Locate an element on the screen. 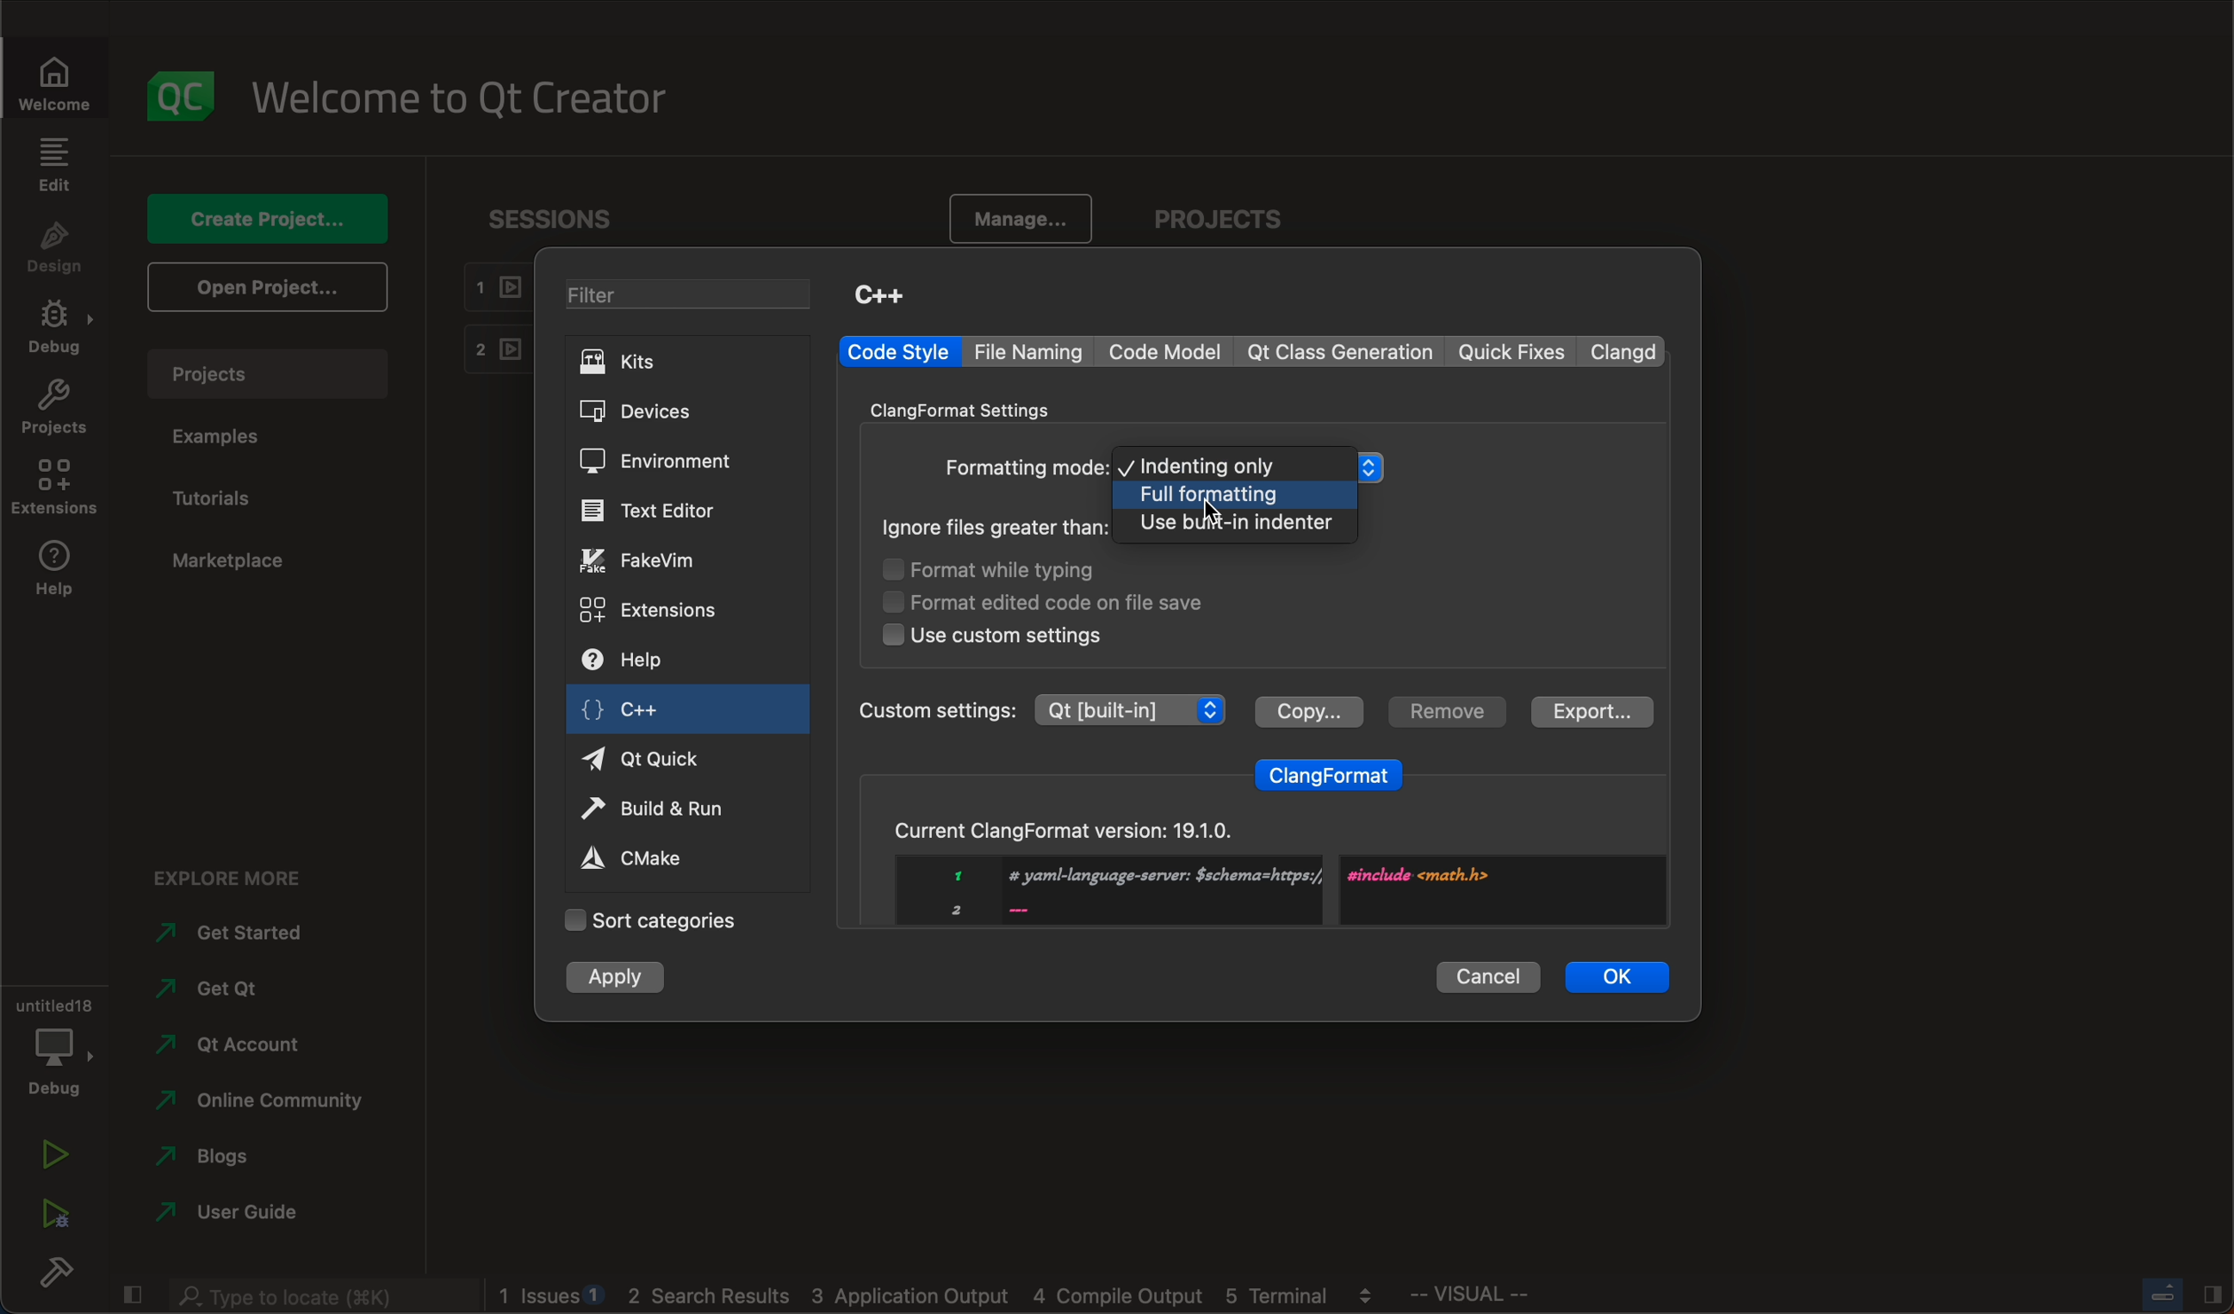 The image size is (2234, 1314). debug is located at coordinates (52, 1043).